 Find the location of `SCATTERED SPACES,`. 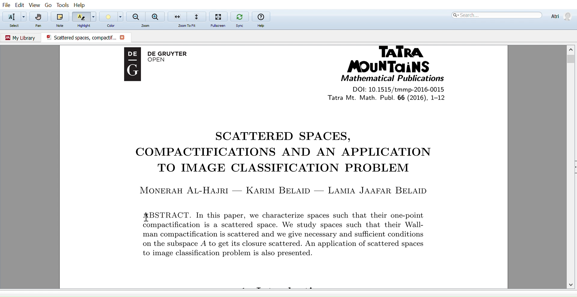

SCATTERED SPACES, is located at coordinates (283, 136).